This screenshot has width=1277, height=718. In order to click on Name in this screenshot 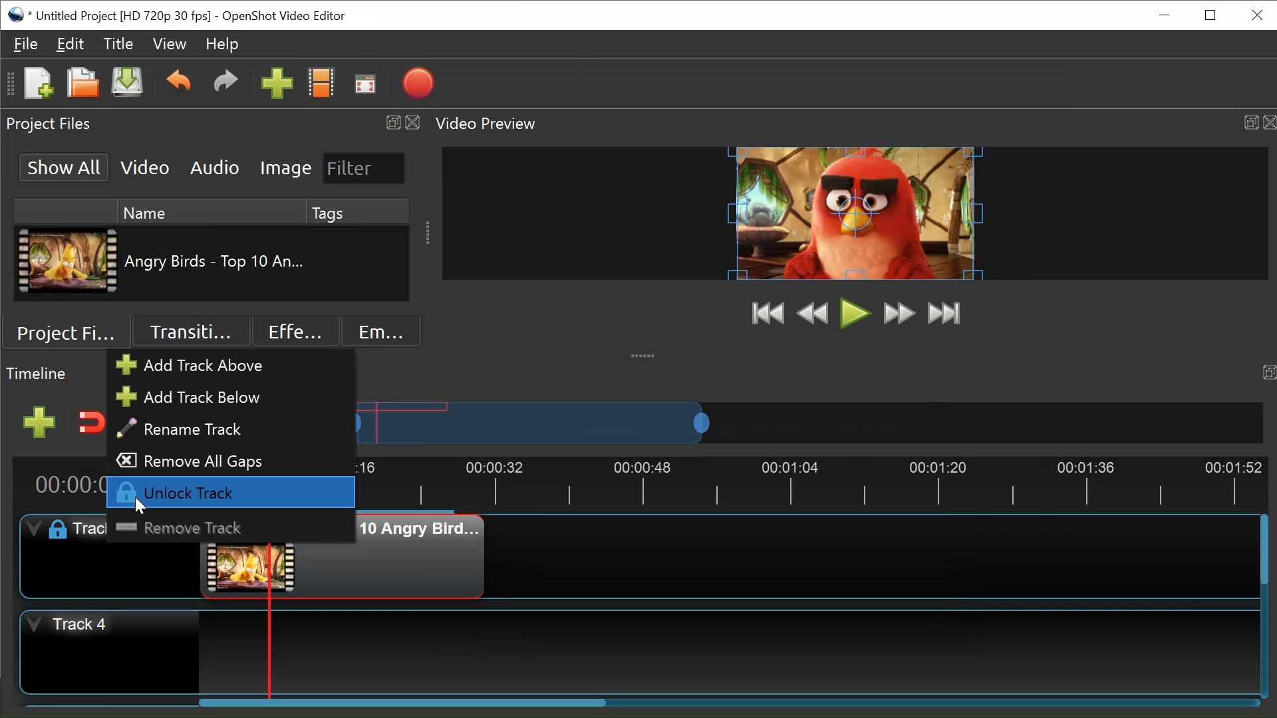, I will do `click(210, 212)`.